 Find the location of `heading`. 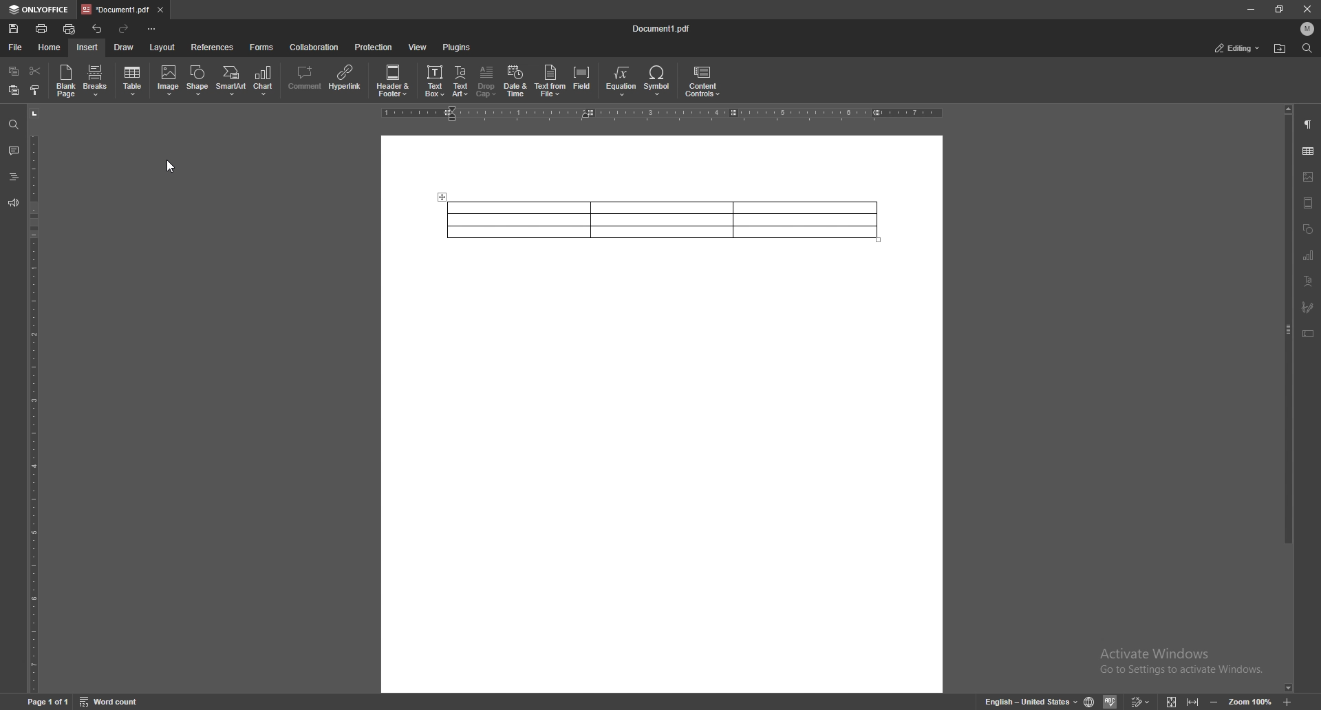

heading is located at coordinates (13, 177).